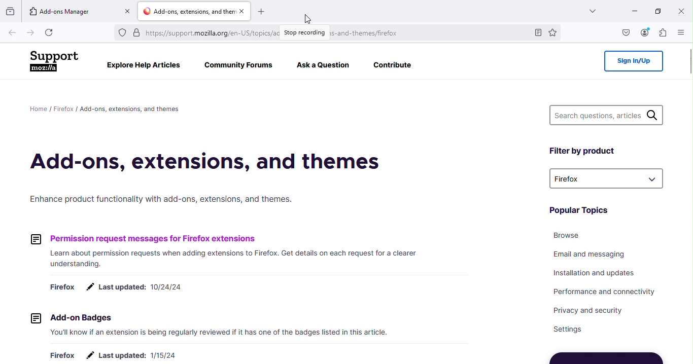 This screenshot has width=693, height=364. I want to click on Permission request messages for Firefox extensions, so click(154, 237).